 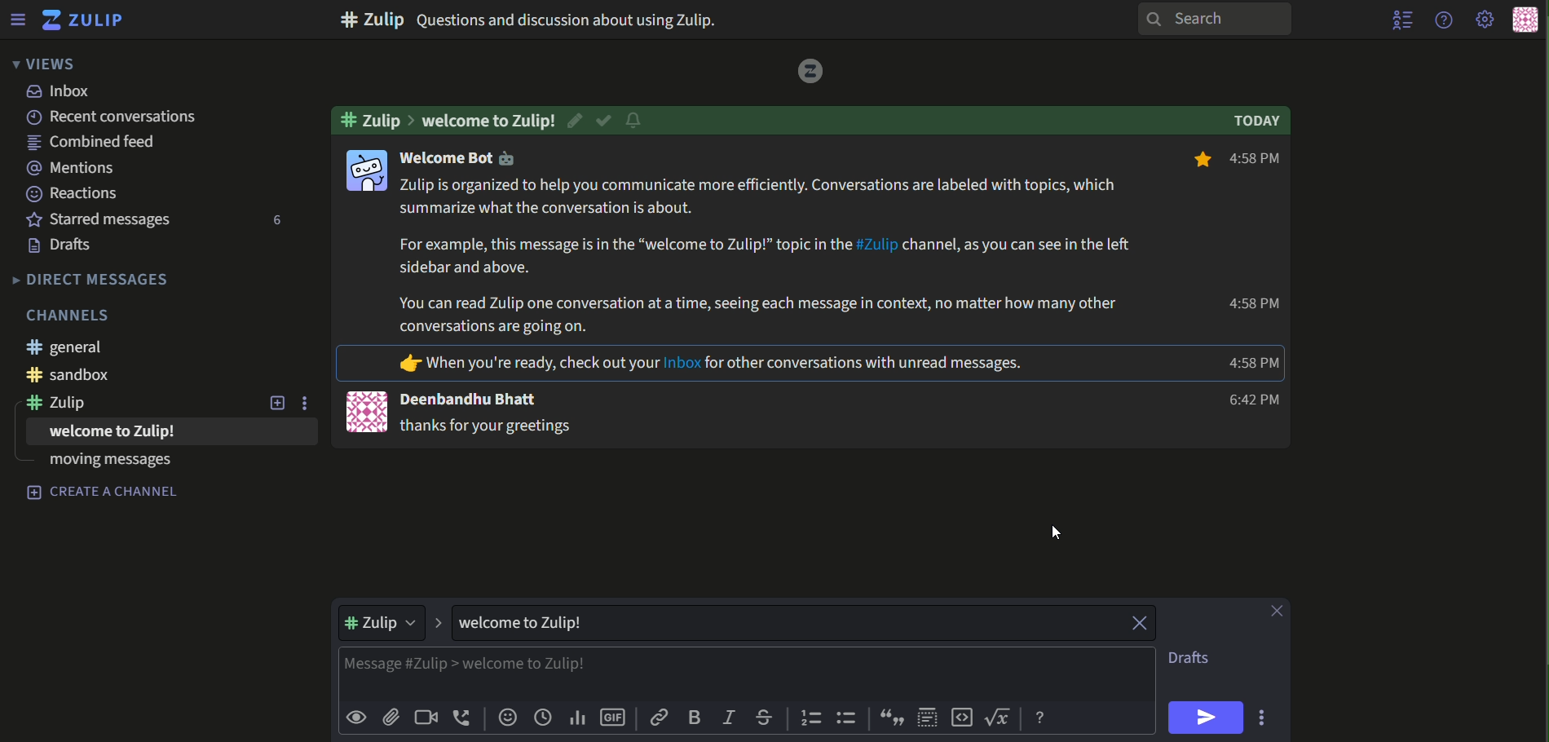 I want to click on text, so click(x=67, y=405).